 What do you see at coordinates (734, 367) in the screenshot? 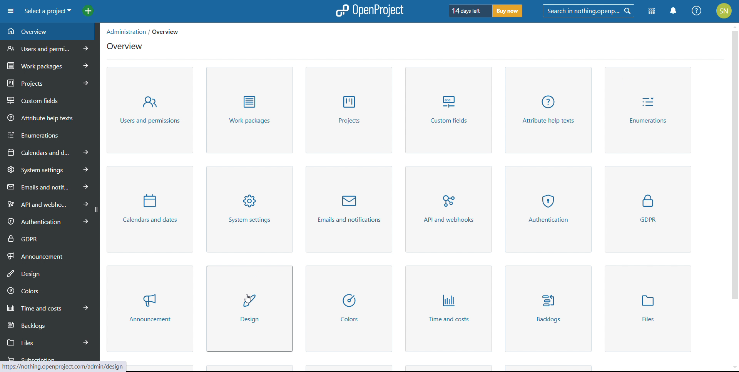
I see `scroll down` at bounding box center [734, 367].